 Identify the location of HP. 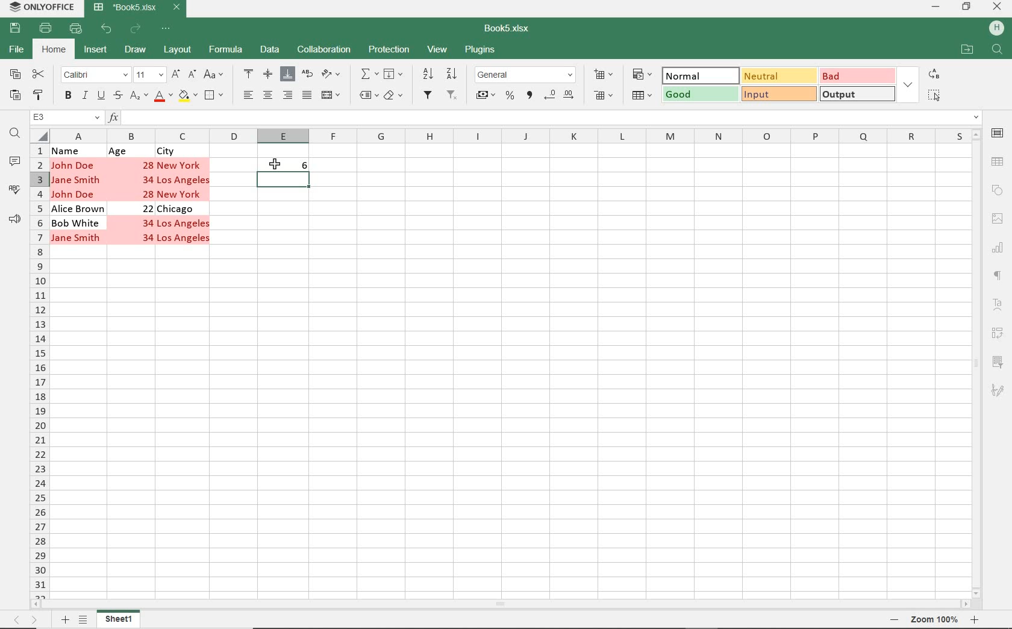
(996, 28).